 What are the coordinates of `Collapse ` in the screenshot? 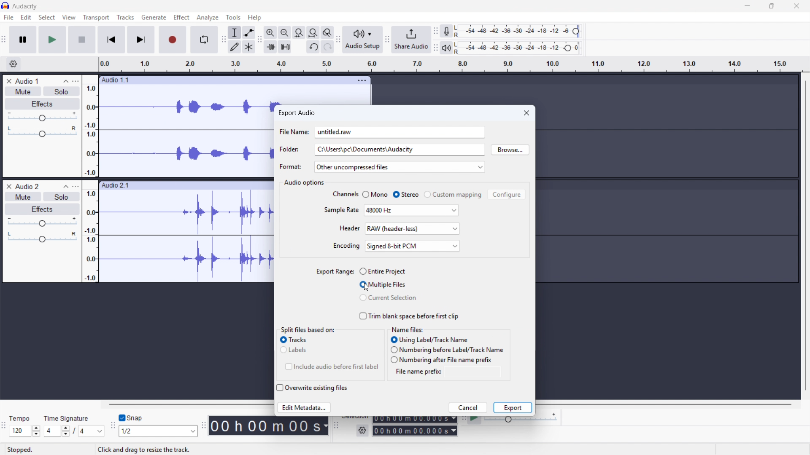 It's located at (64, 186).